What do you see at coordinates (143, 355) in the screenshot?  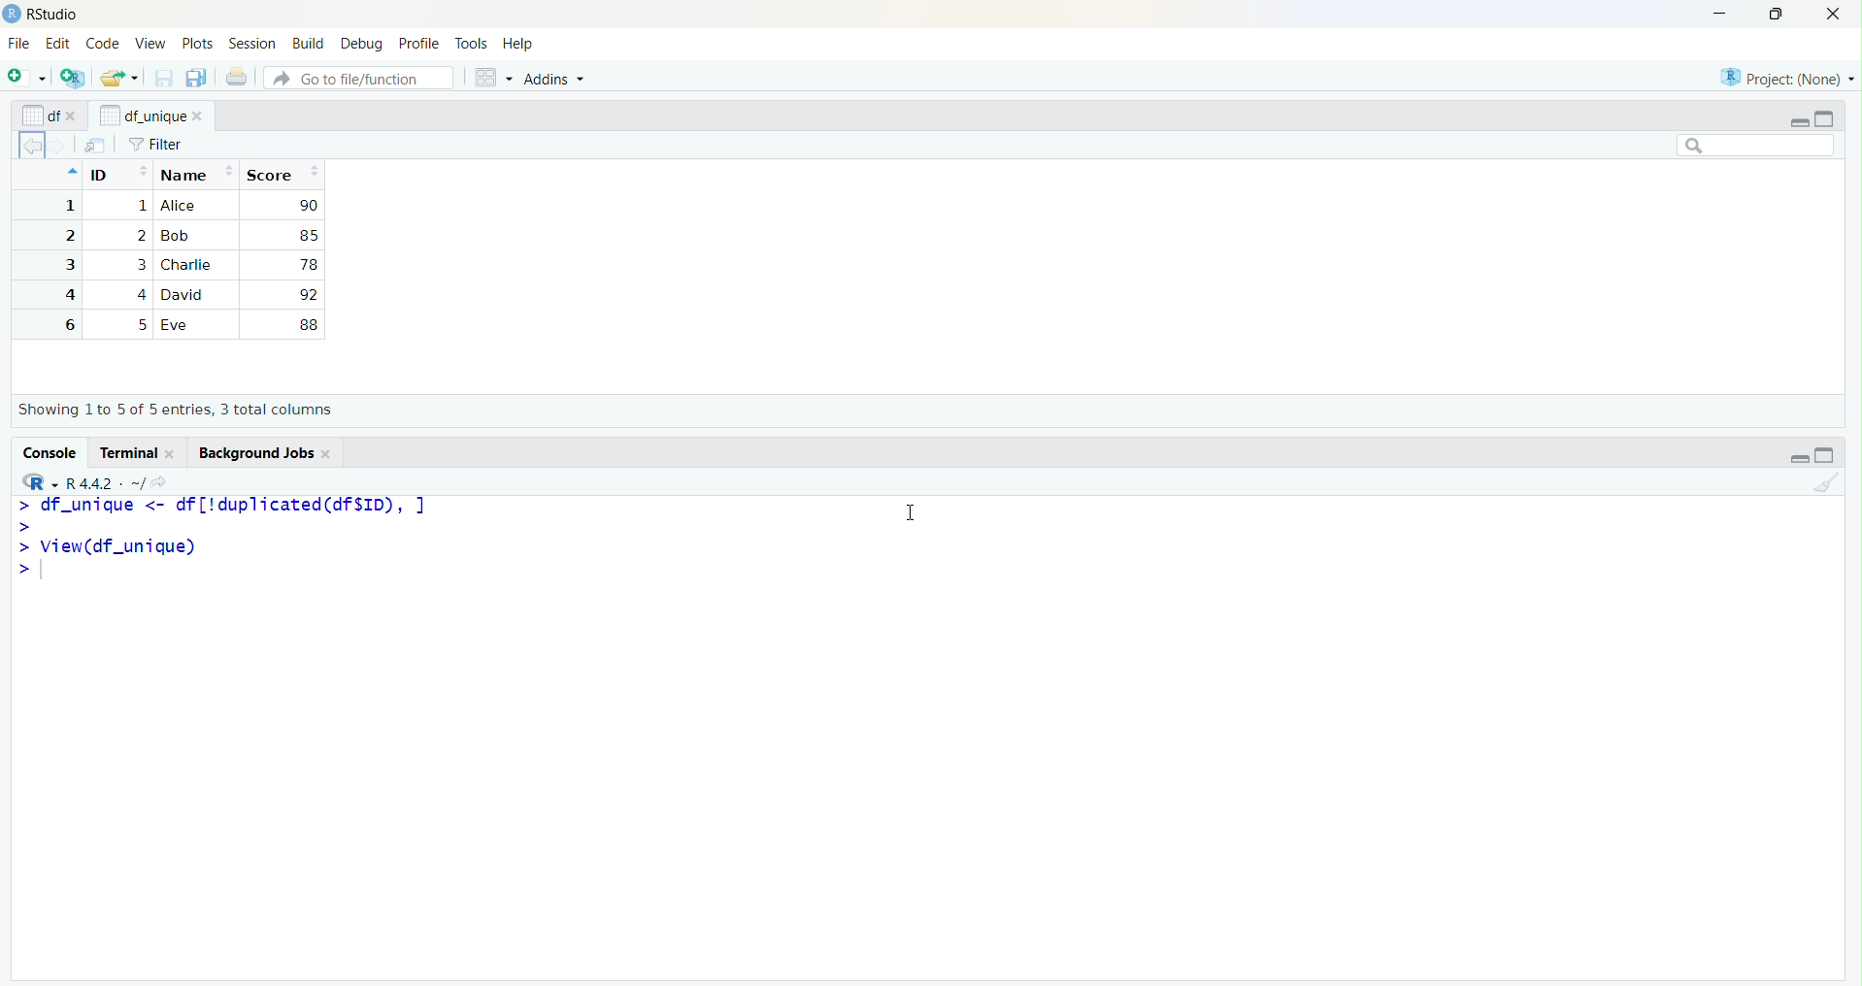 I see `5` at bounding box center [143, 355].